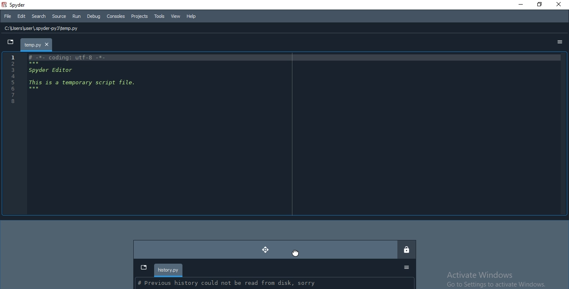  What do you see at coordinates (46, 29) in the screenshot?
I see `C:\Users\user\, spyder py3\temp.py` at bounding box center [46, 29].